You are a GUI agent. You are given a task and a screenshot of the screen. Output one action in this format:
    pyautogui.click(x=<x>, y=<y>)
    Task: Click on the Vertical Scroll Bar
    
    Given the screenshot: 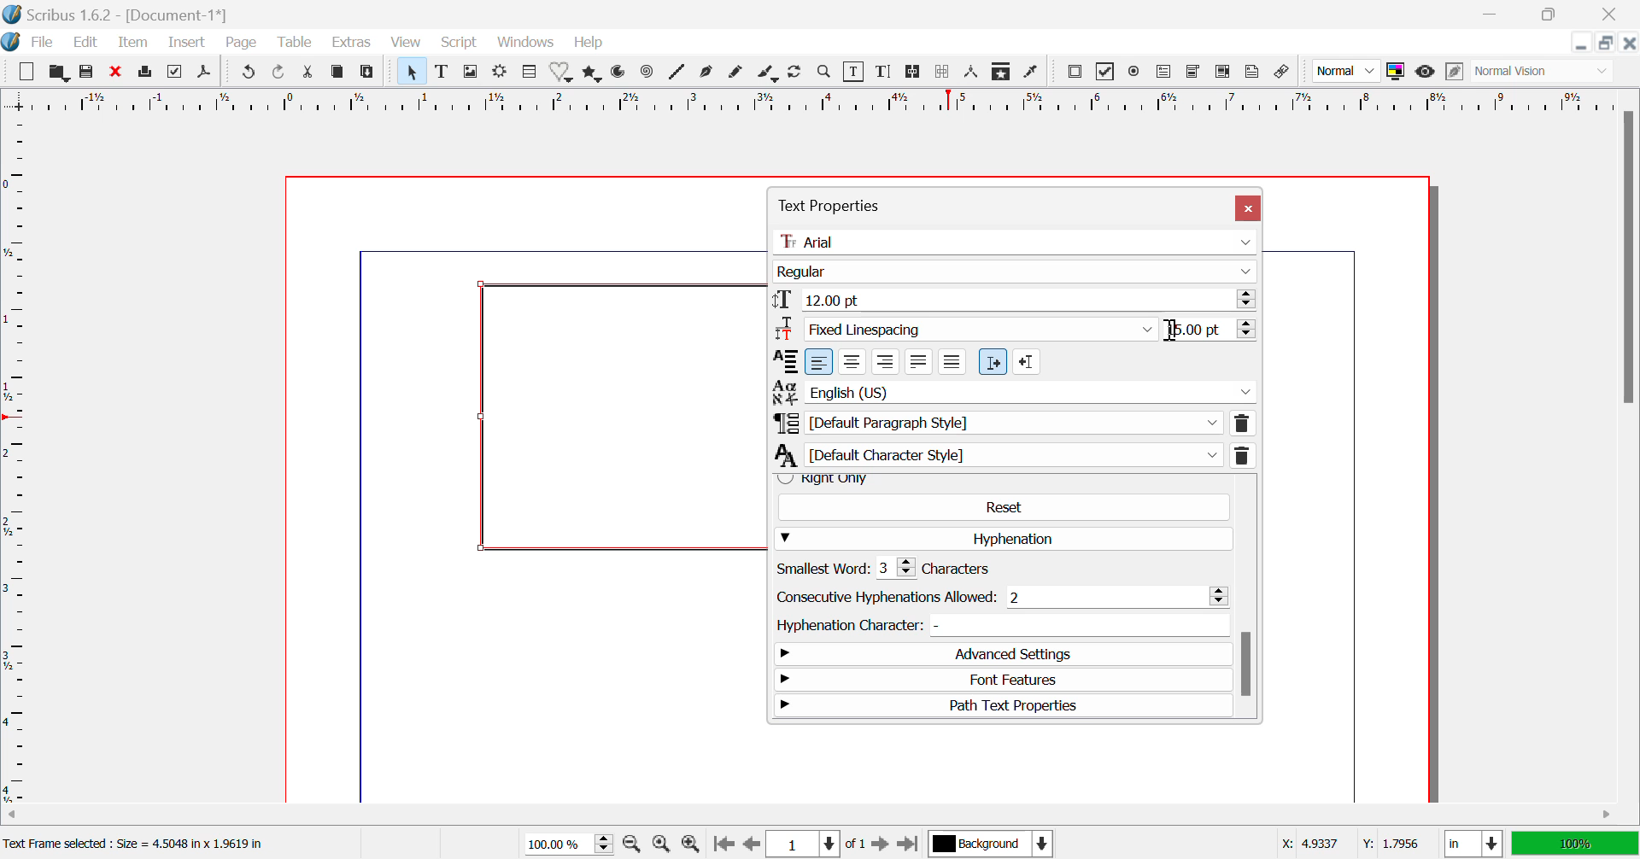 What is the action you would take?
    pyautogui.click(x=1625, y=453)
    